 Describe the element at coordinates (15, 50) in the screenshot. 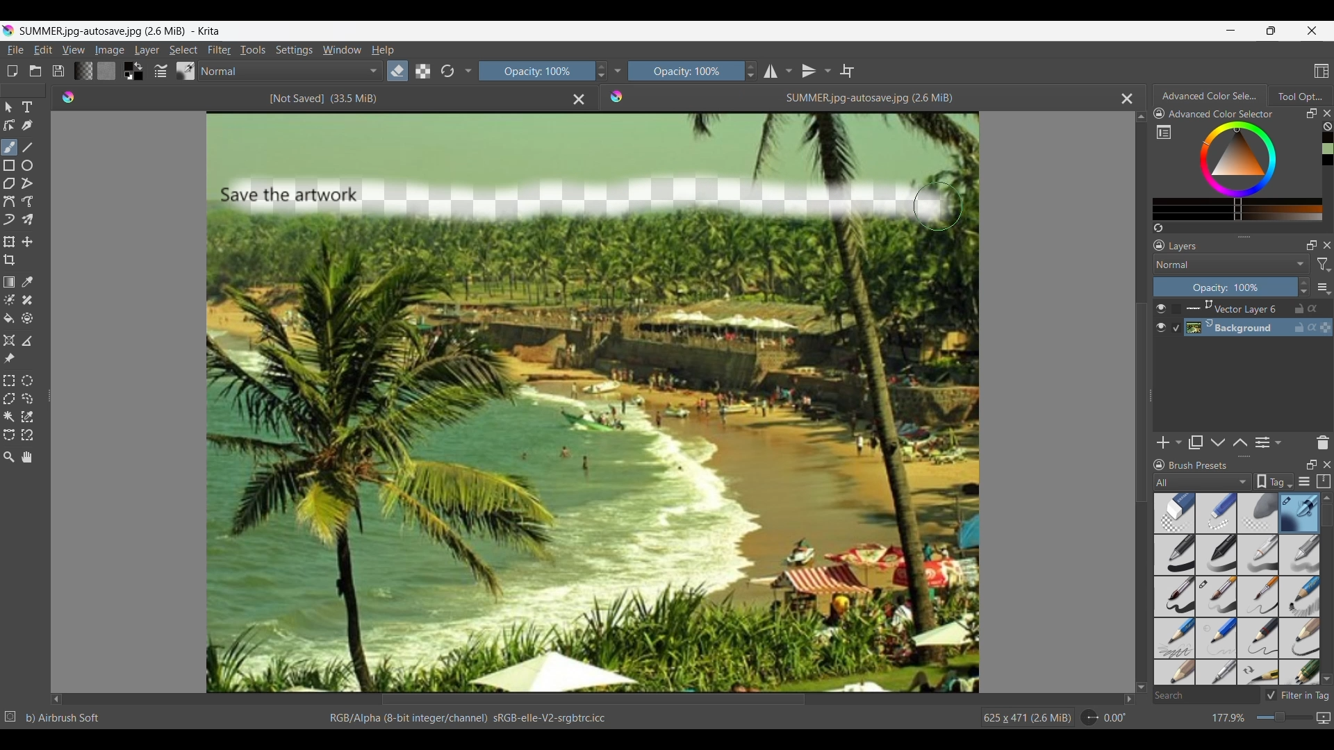

I see `File` at that location.